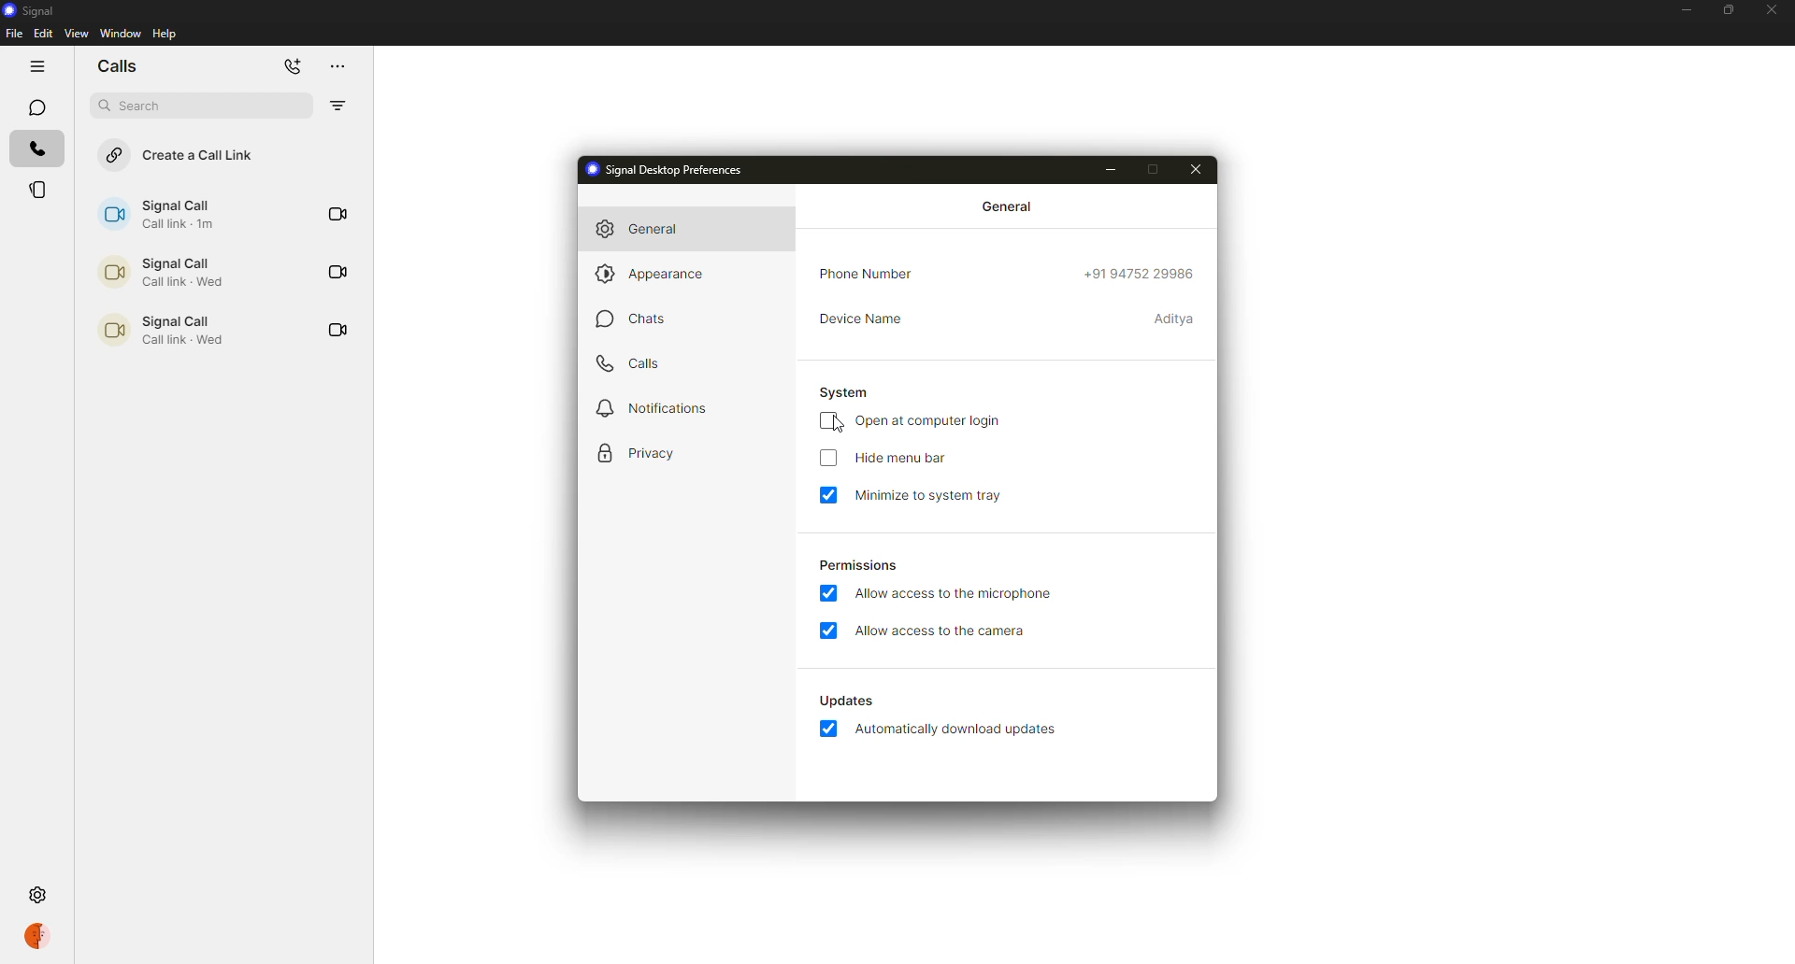 This screenshot has height=964, width=1795. I want to click on close, so click(1773, 8).